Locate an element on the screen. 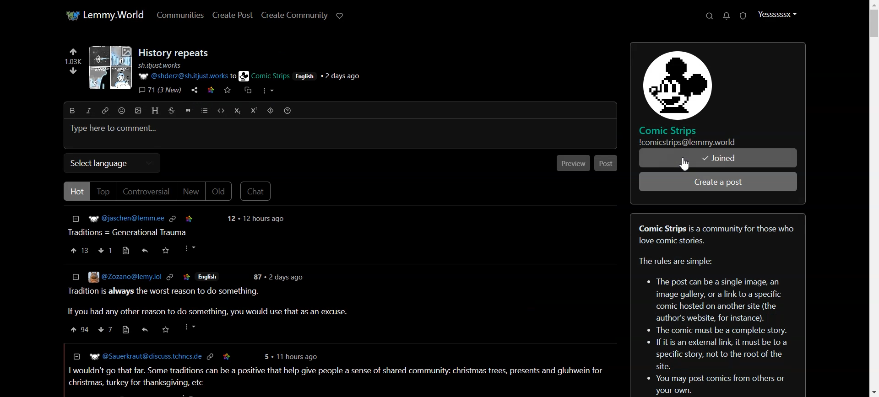  Insert Emoji is located at coordinates (122, 111).